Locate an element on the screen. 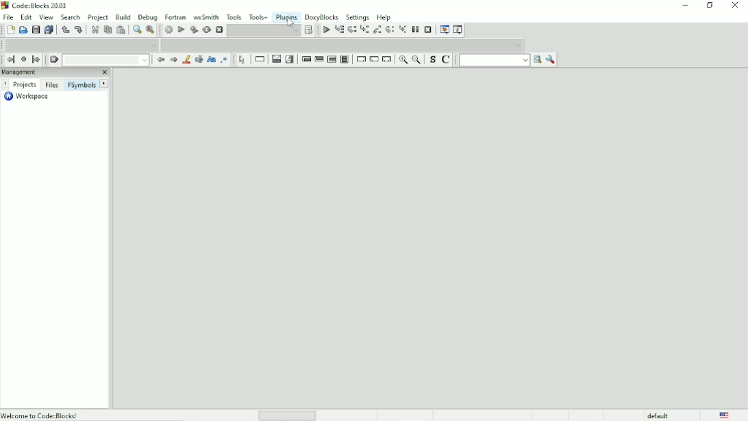 This screenshot has width=748, height=421. Edit is located at coordinates (27, 16).